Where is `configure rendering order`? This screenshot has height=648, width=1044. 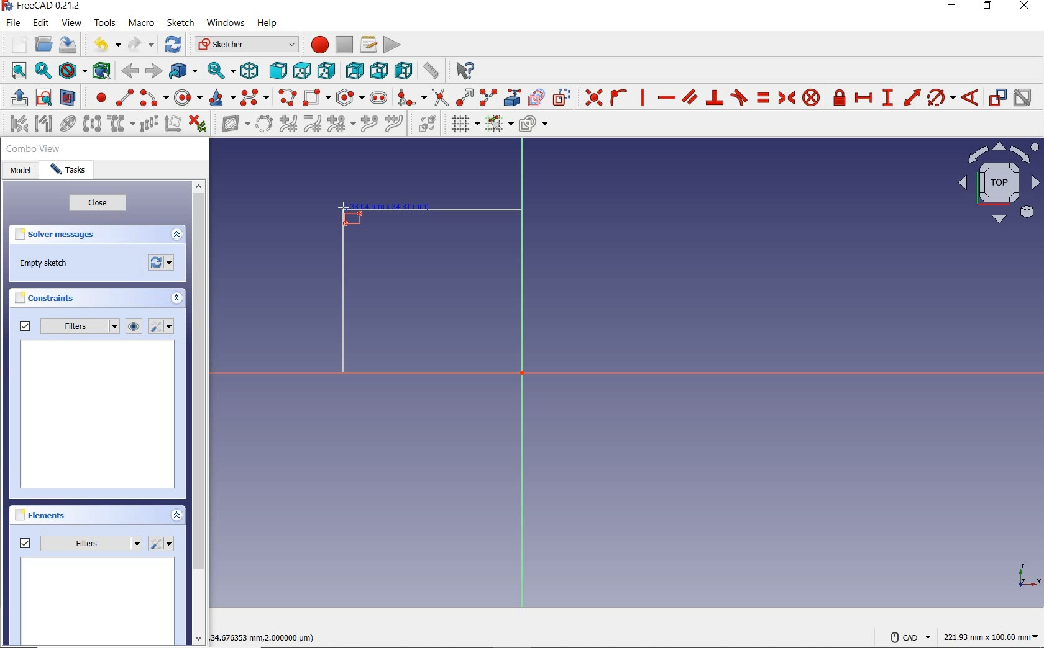
configure rendering order is located at coordinates (533, 123).